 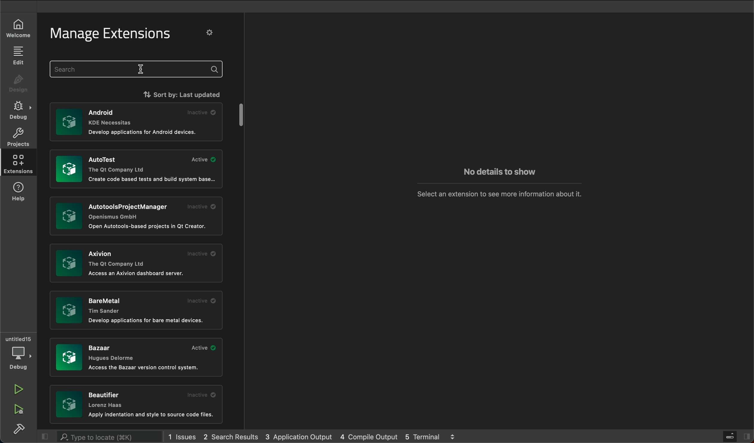 What do you see at coordinates (104, 436) in the screenshot?
I see `search` at bounding box center [104, 436].